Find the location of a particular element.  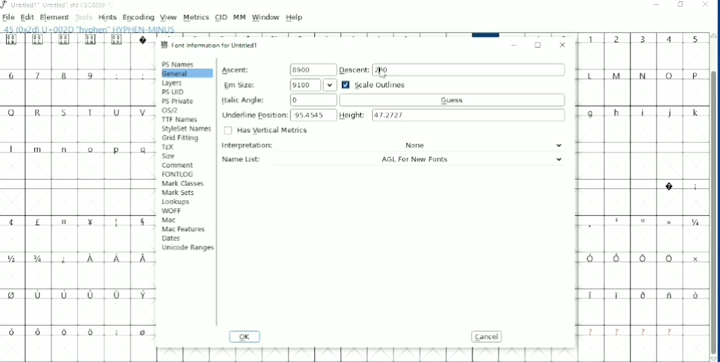

OS/2 is located at coordinates (171, 111).